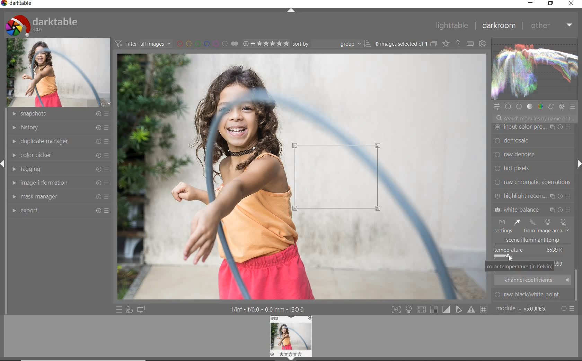 The image size is (582, 361). Describe the element at coordinates (536, 240) in the screenshot. I see `SCENE ILLUMINANT TEMP` at that location.